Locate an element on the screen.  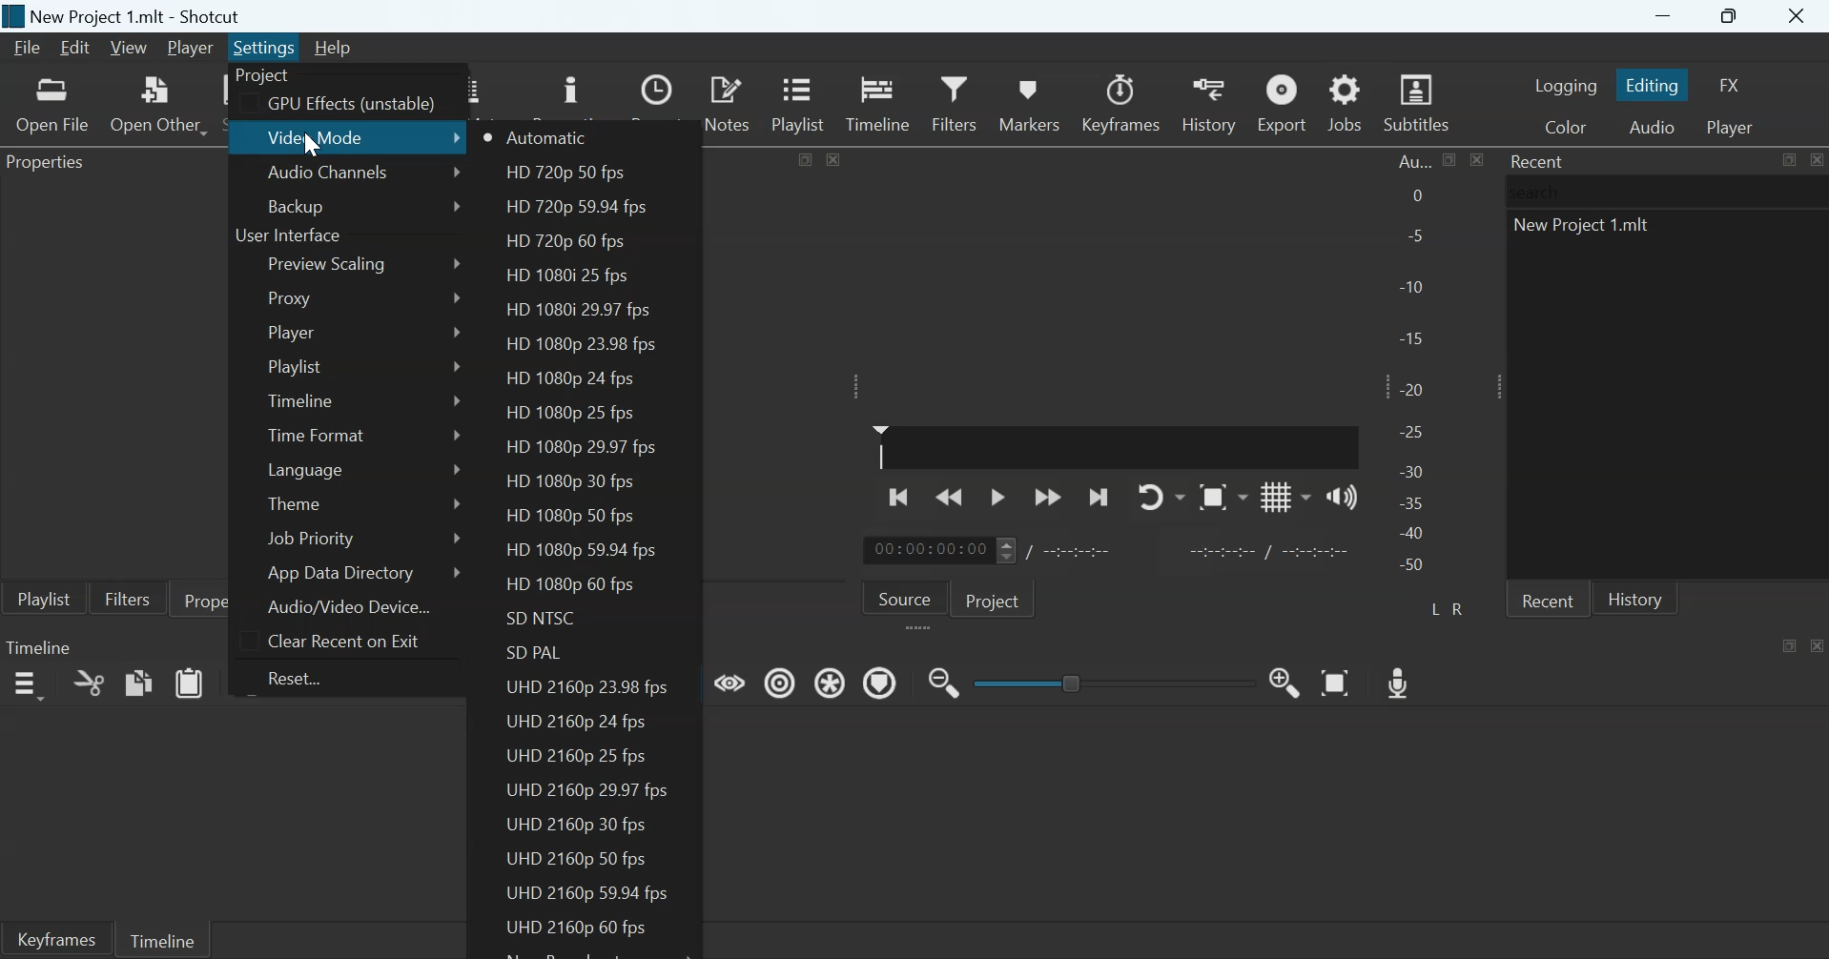
Start marker/End marker is located at coordinates (1272, 549).